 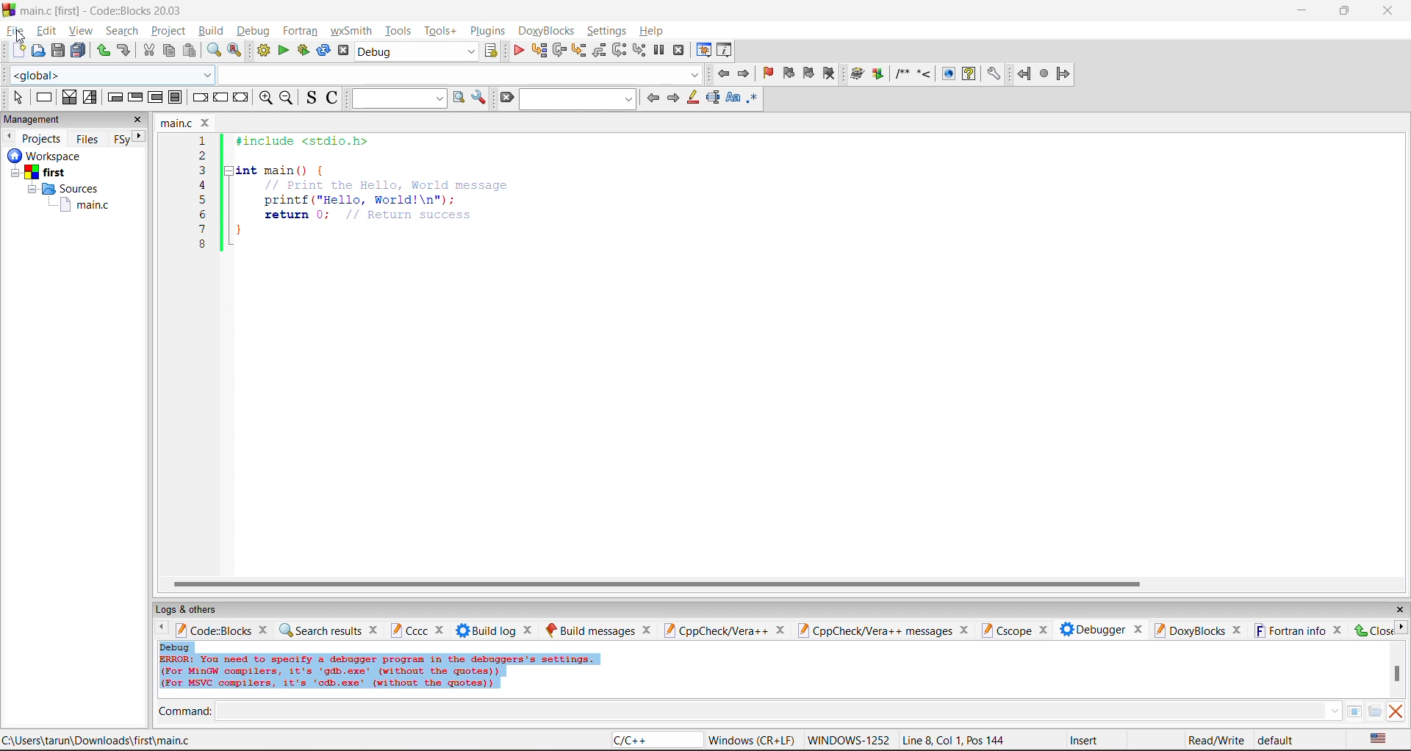 I want to click on insert, so click(x=1087, y=740).